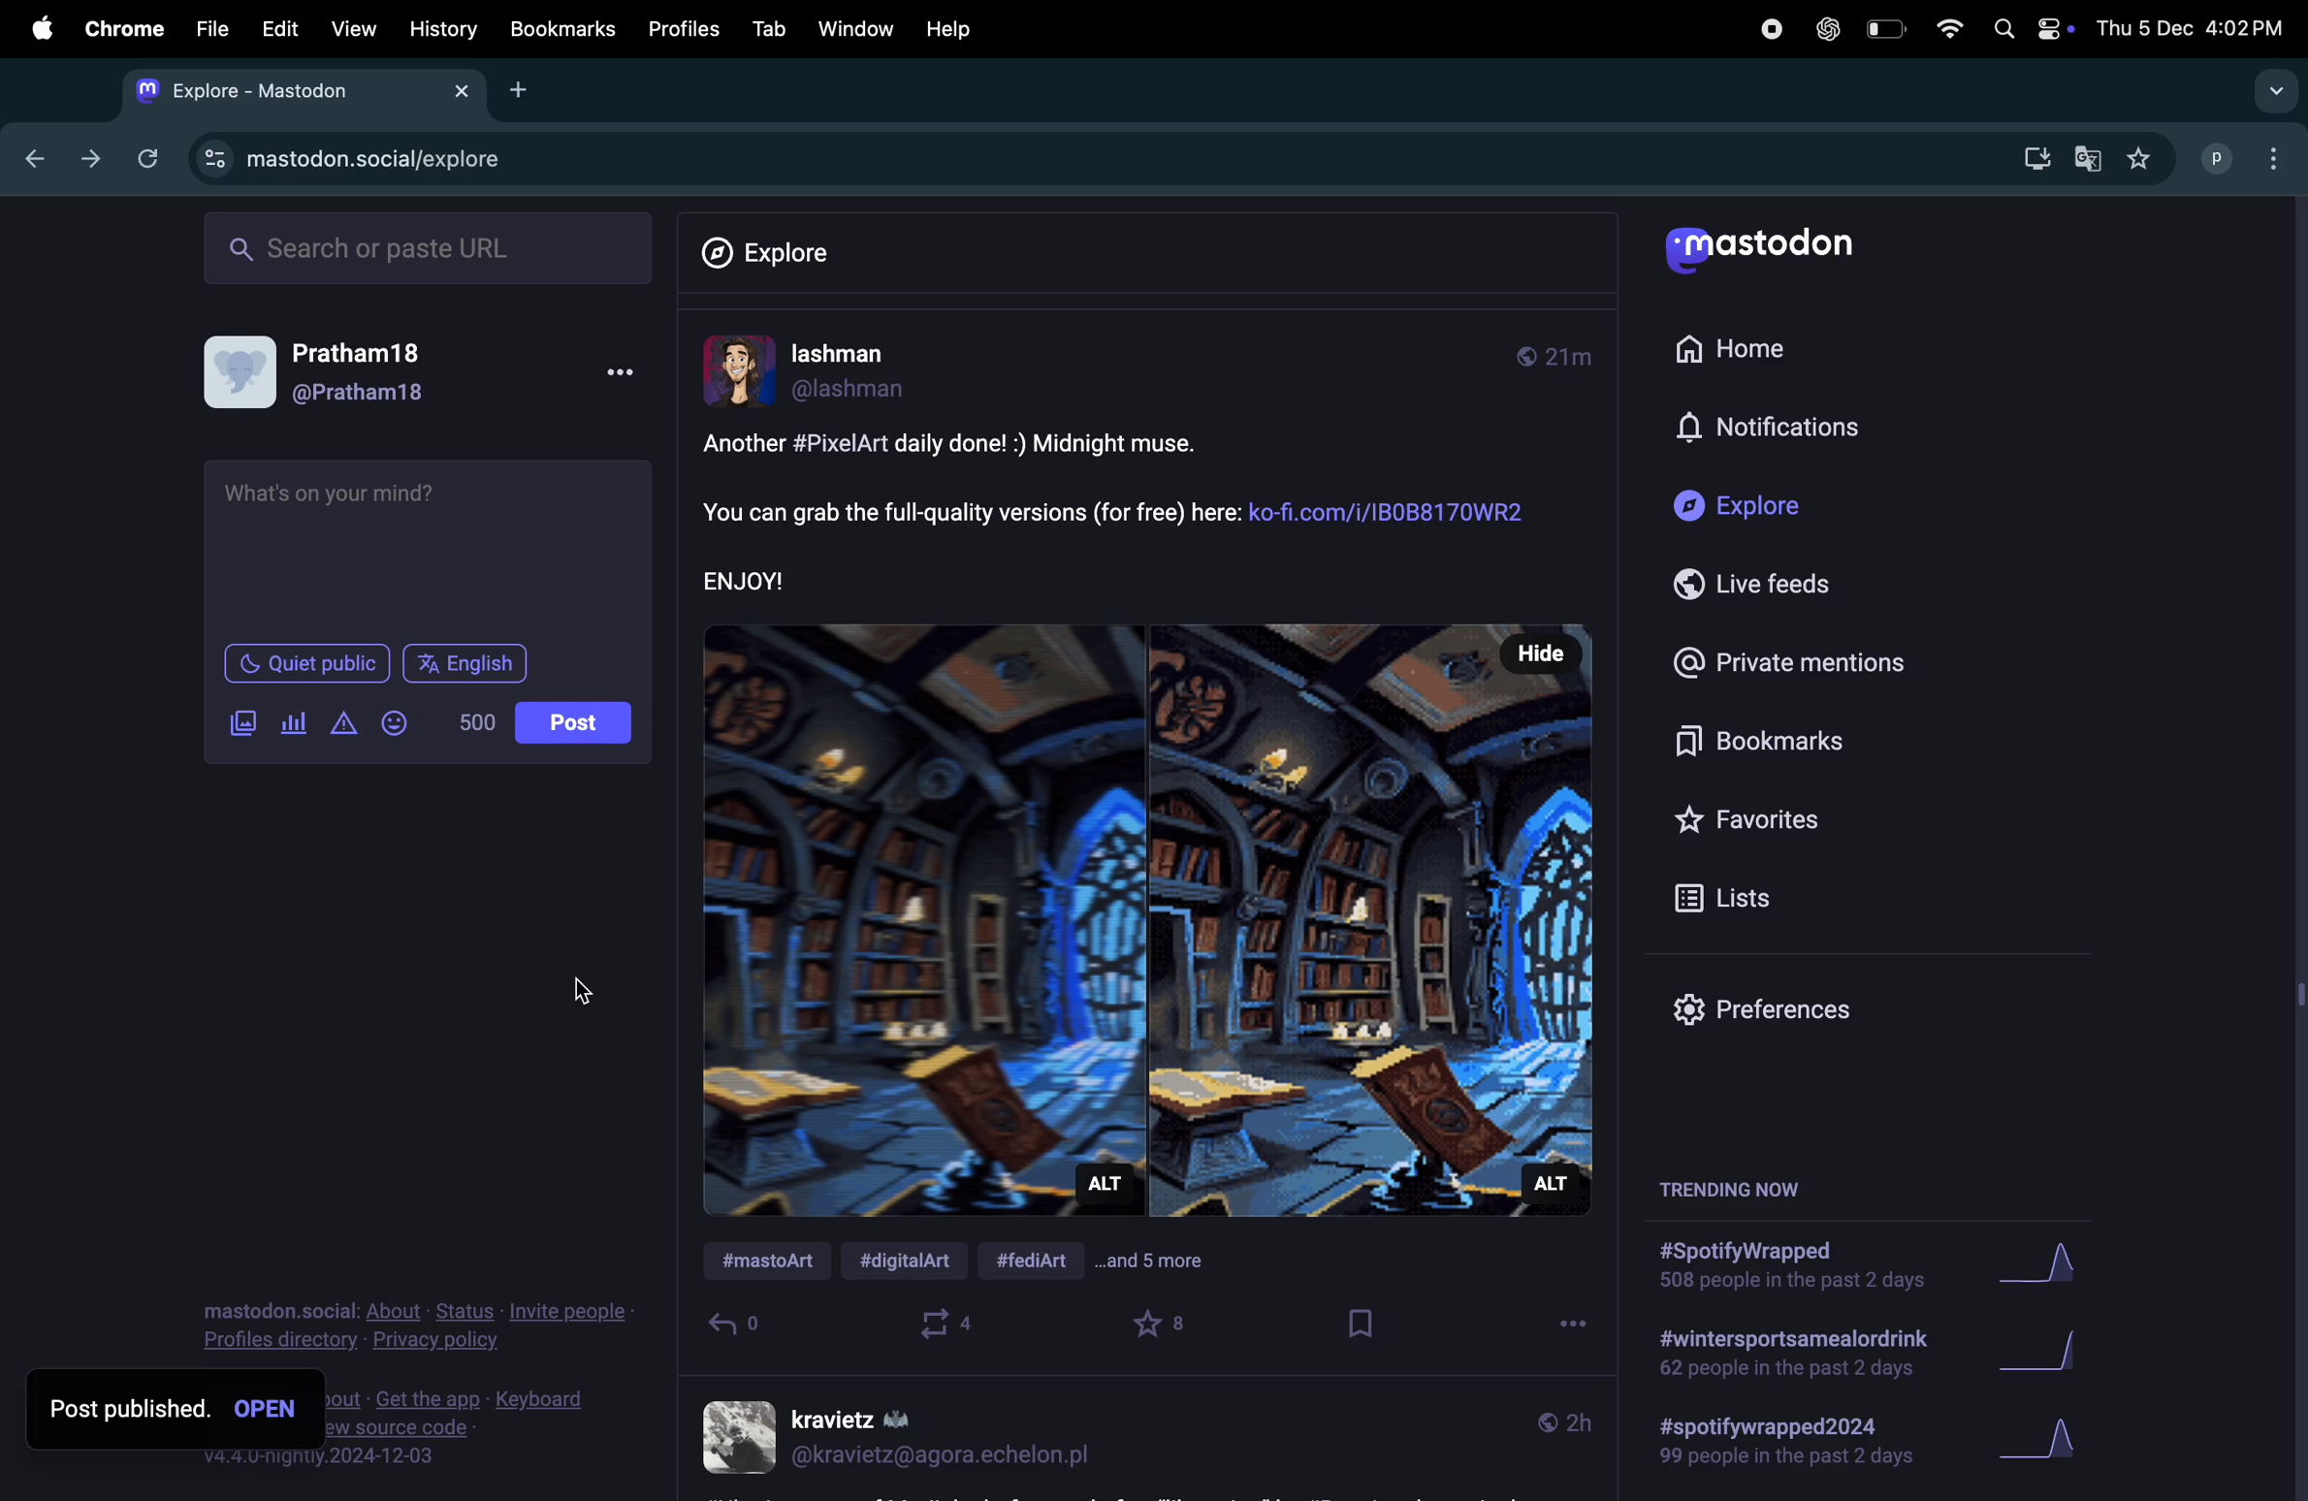 Image resolution: width=2308 pixels, height=1501 pixels. I want to click on open, so click(266, 1407).